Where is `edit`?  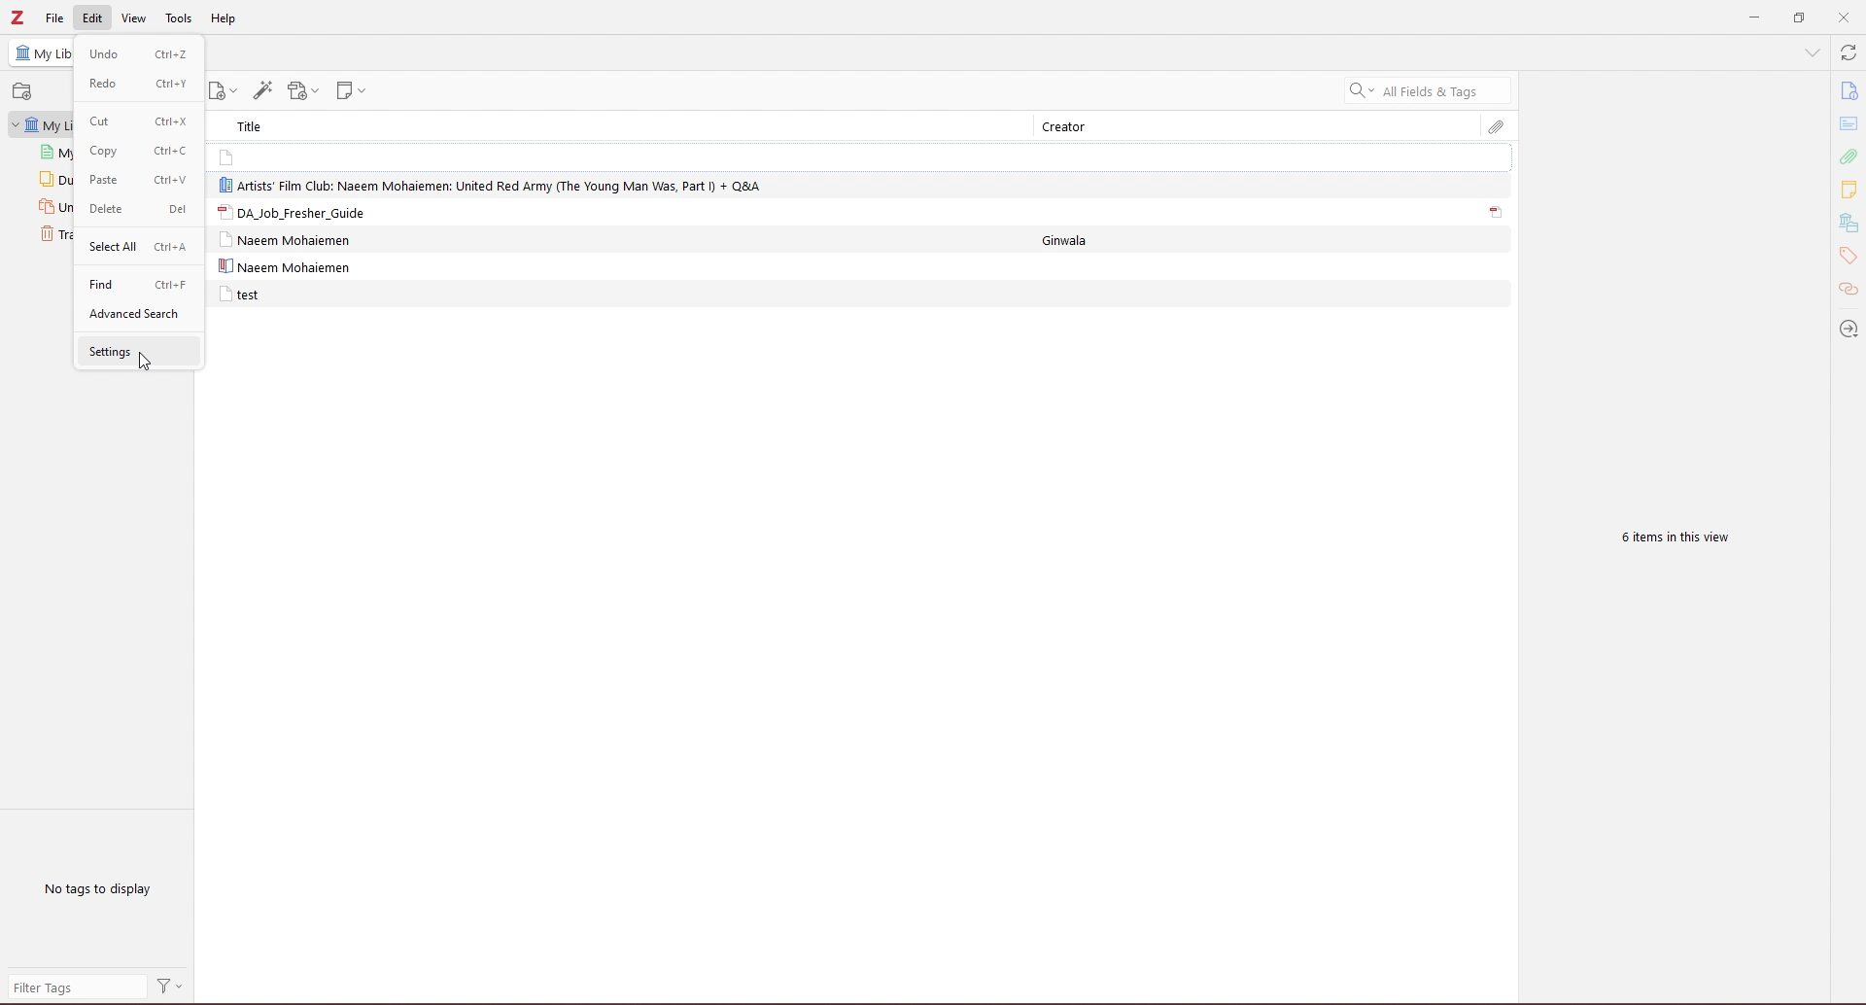
edit is located at coordinates (93, 17).